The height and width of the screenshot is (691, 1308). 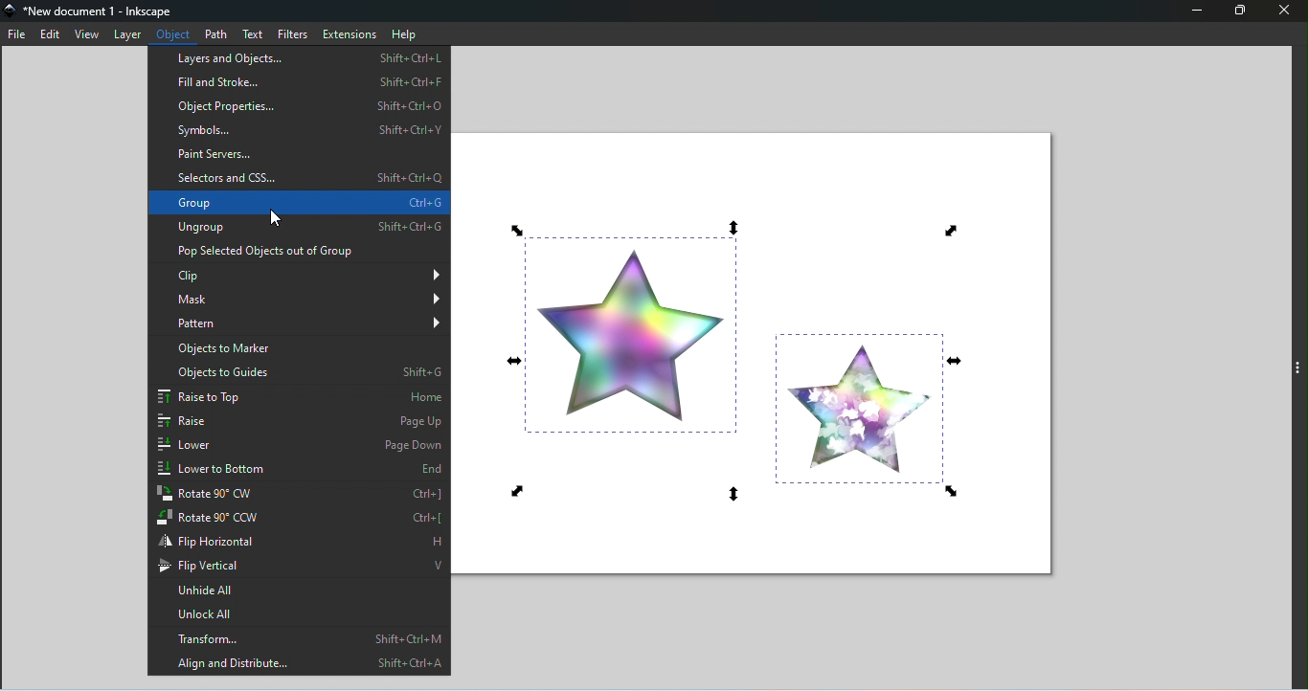 What do you see at coordinates (301, 467) in the screenshot?
I see `Lower to Bottom` at bounding box center [301, 467].